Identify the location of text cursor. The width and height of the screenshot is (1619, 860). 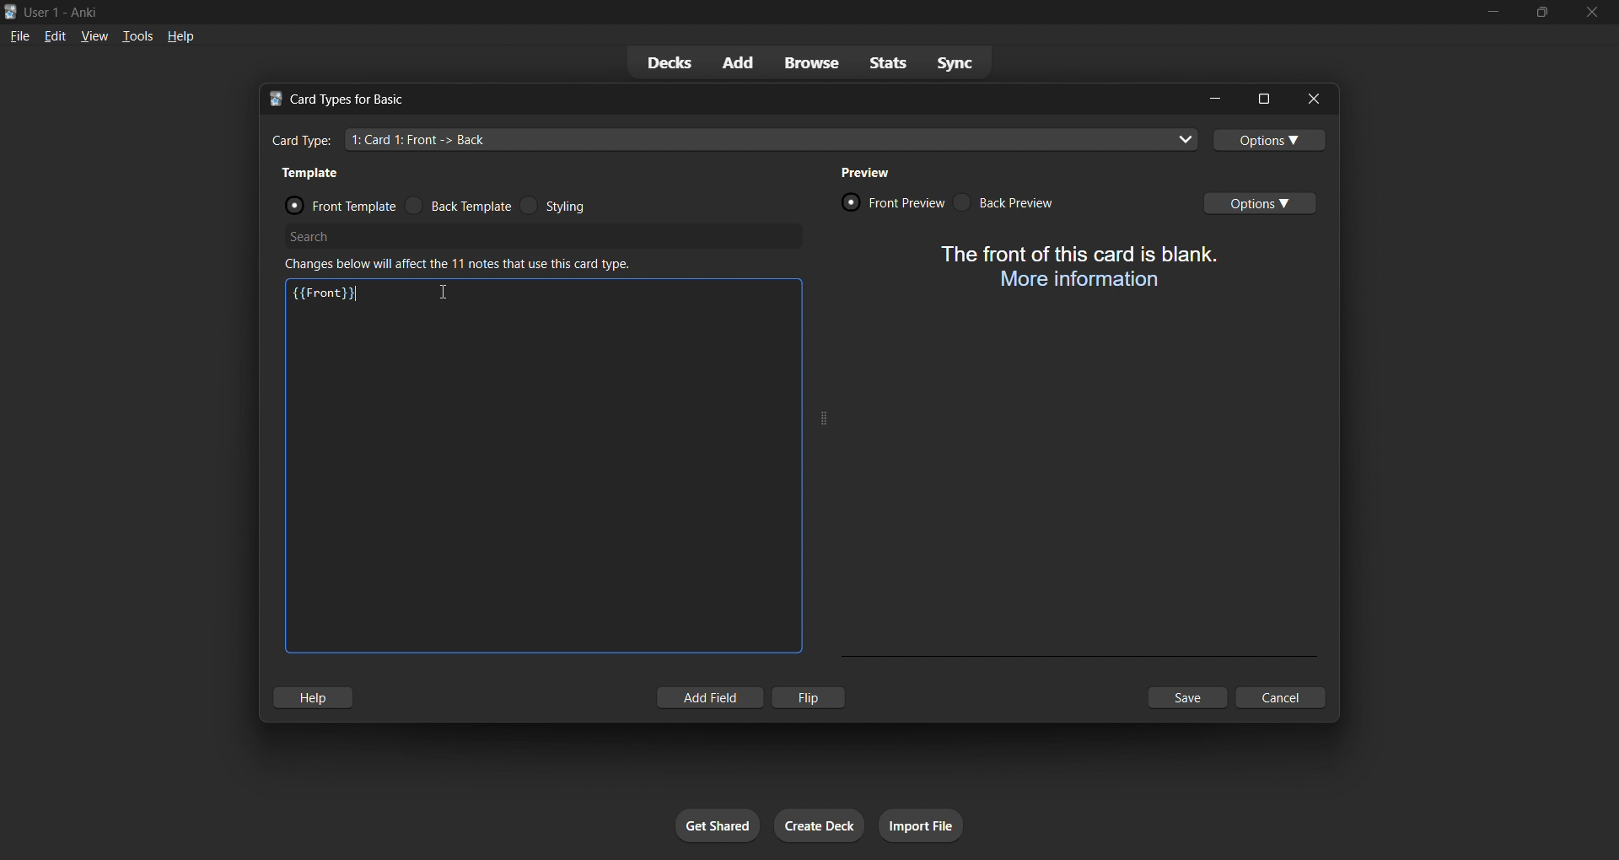
(361, 293).